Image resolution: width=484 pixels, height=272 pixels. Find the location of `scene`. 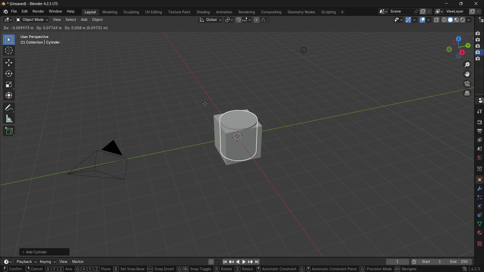

scene is located at coordinates (479, 149).